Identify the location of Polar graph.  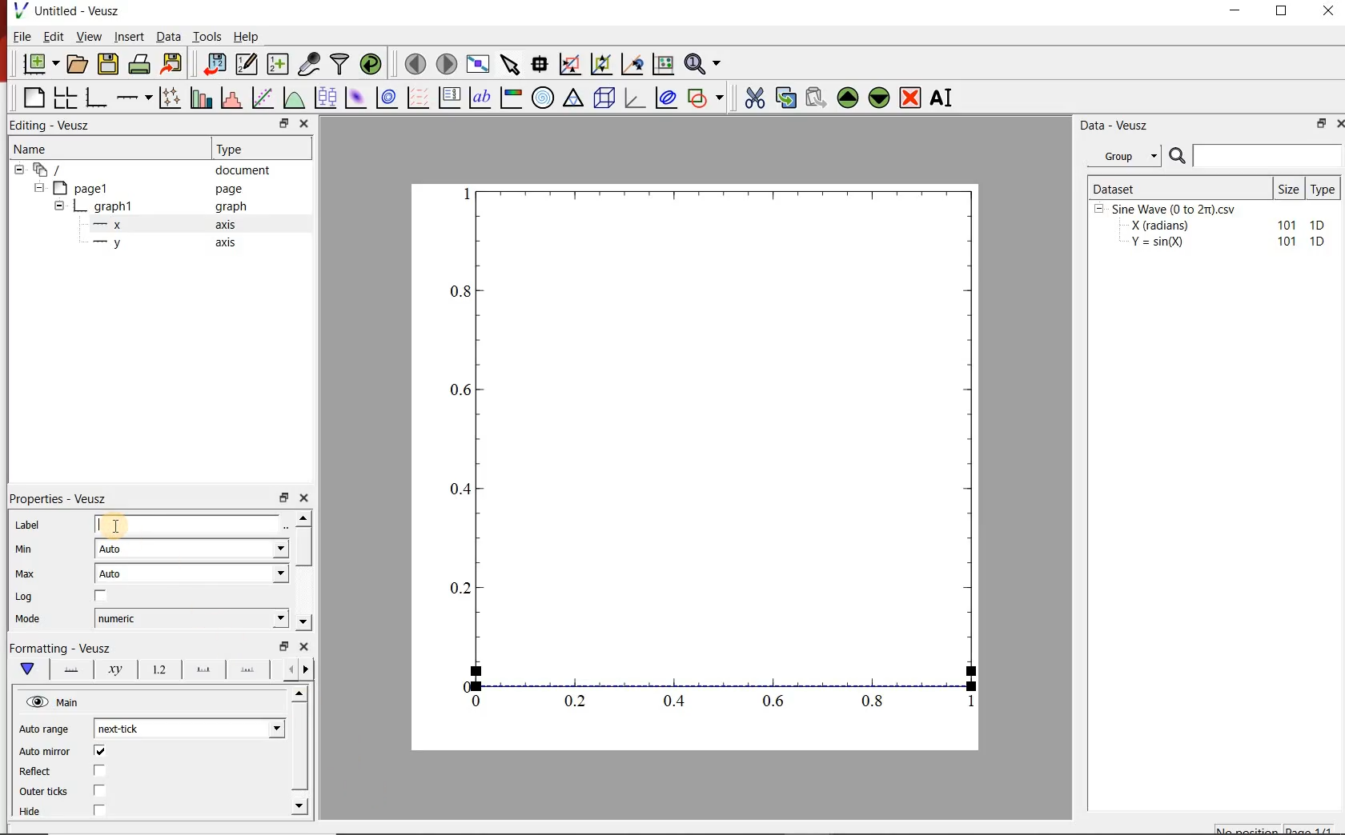
(544, 98).